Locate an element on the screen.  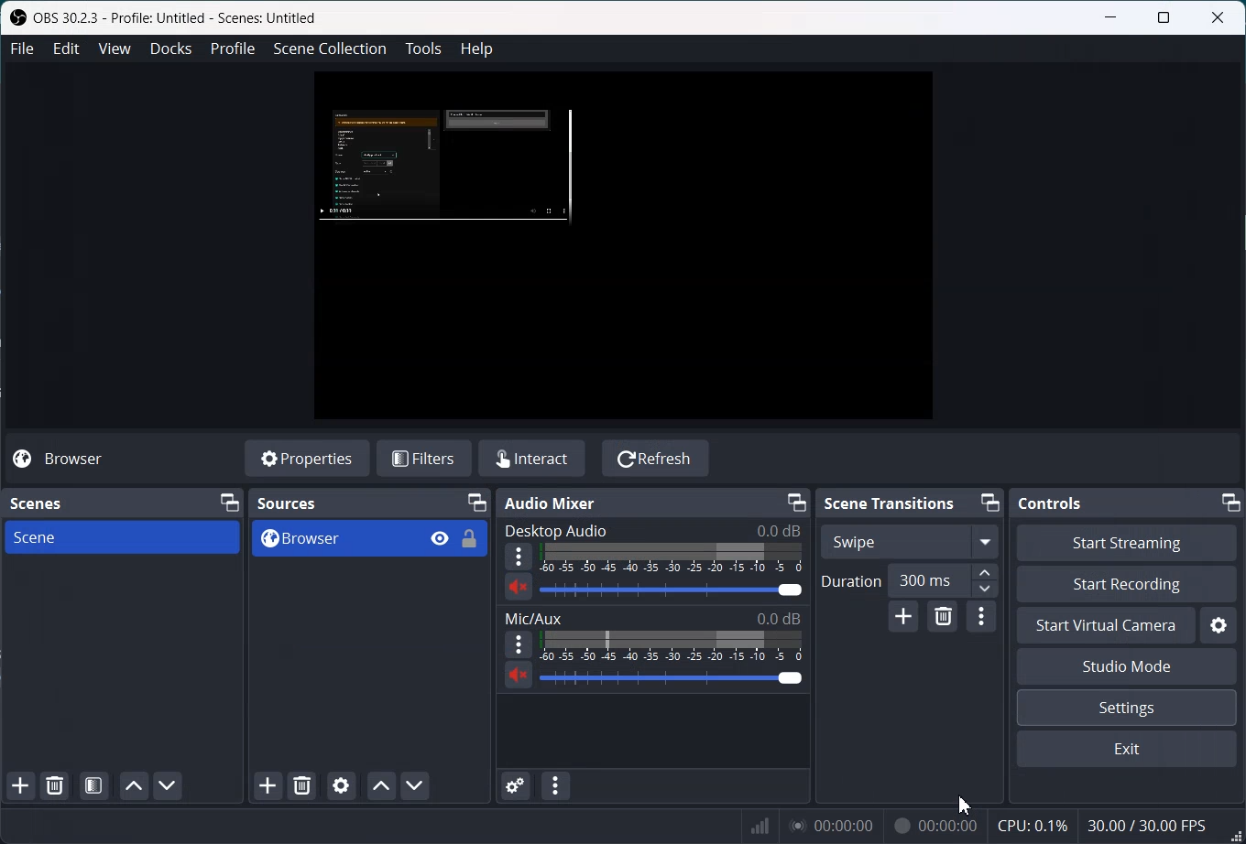
Volume Adjuster is located at coordinates (672, 590).